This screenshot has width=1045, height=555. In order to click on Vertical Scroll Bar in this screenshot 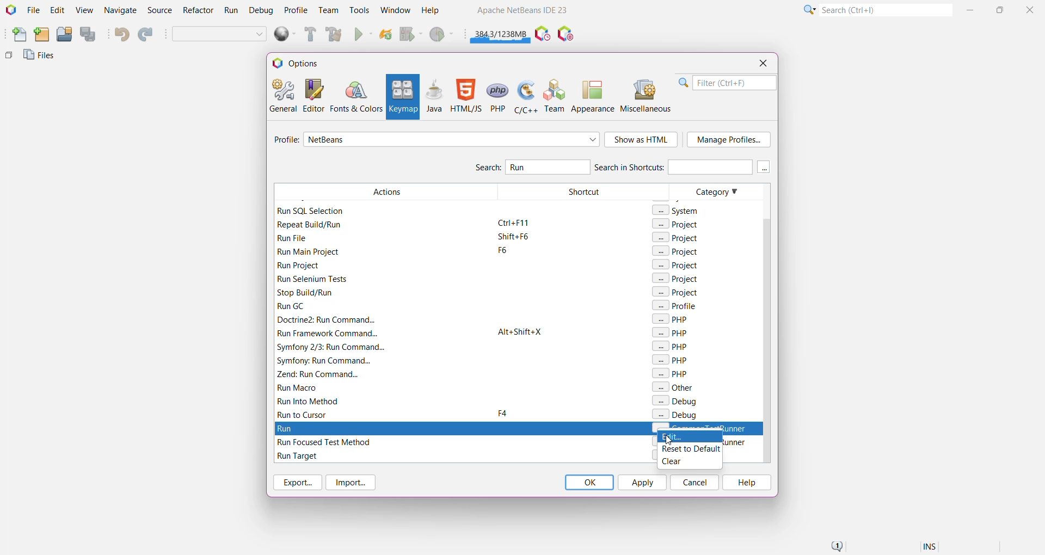, I will do `click(765, 323)`.